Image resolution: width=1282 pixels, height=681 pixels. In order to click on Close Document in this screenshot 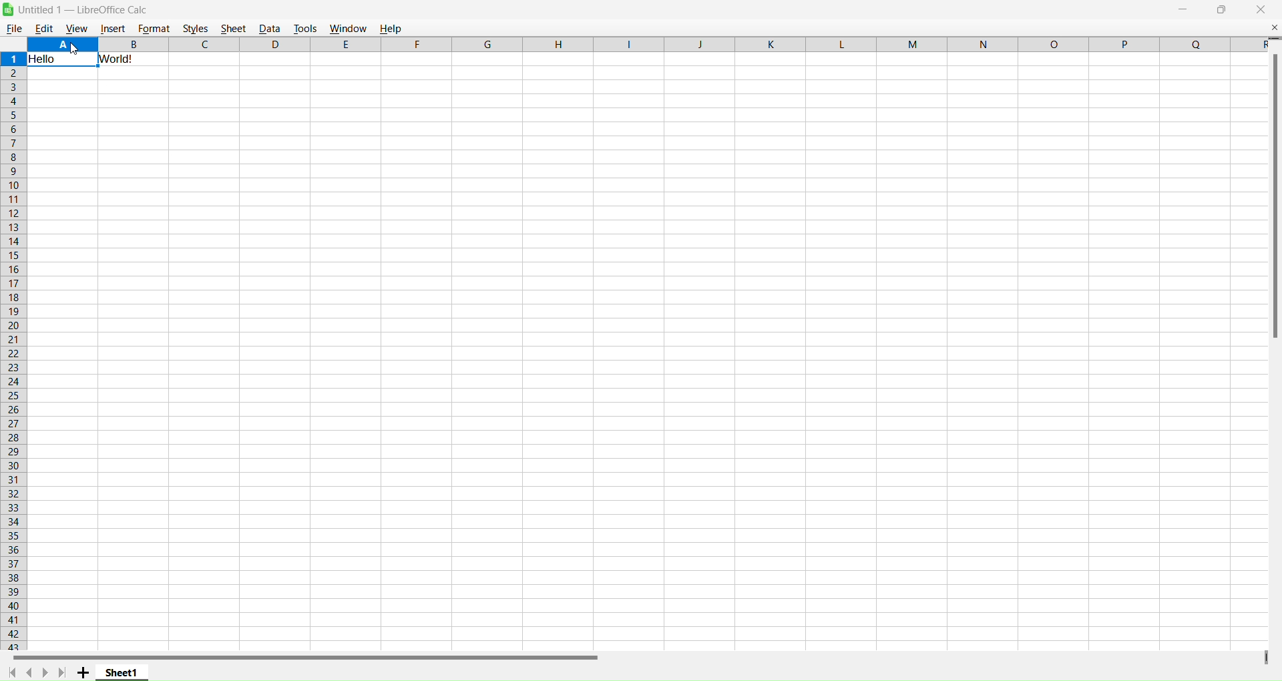, I will do `click(1274, 27)`.